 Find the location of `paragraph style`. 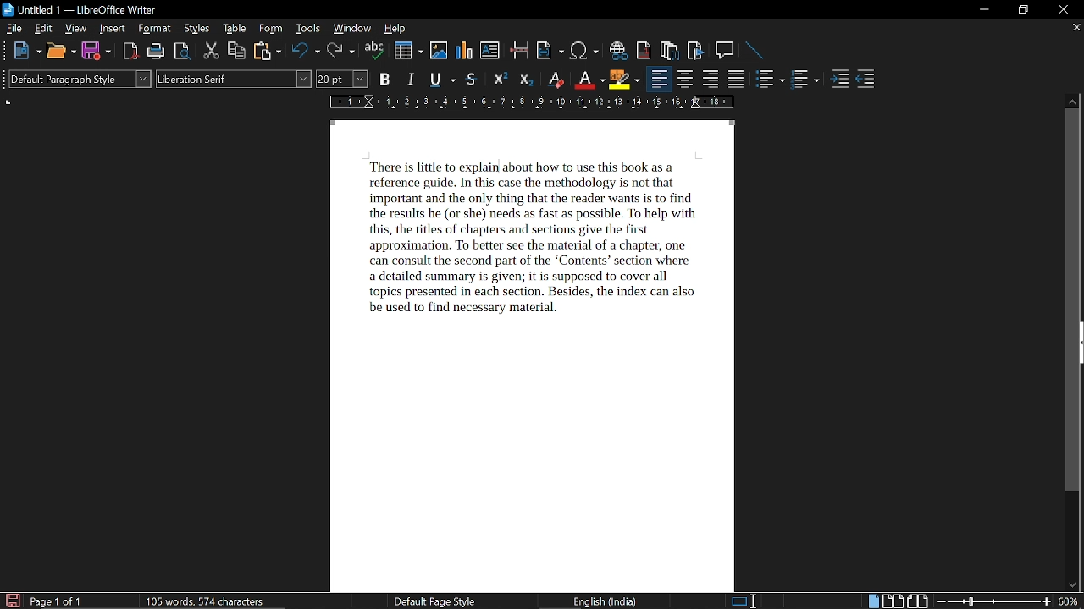

paragraph style is located at coordinates (83, 80).